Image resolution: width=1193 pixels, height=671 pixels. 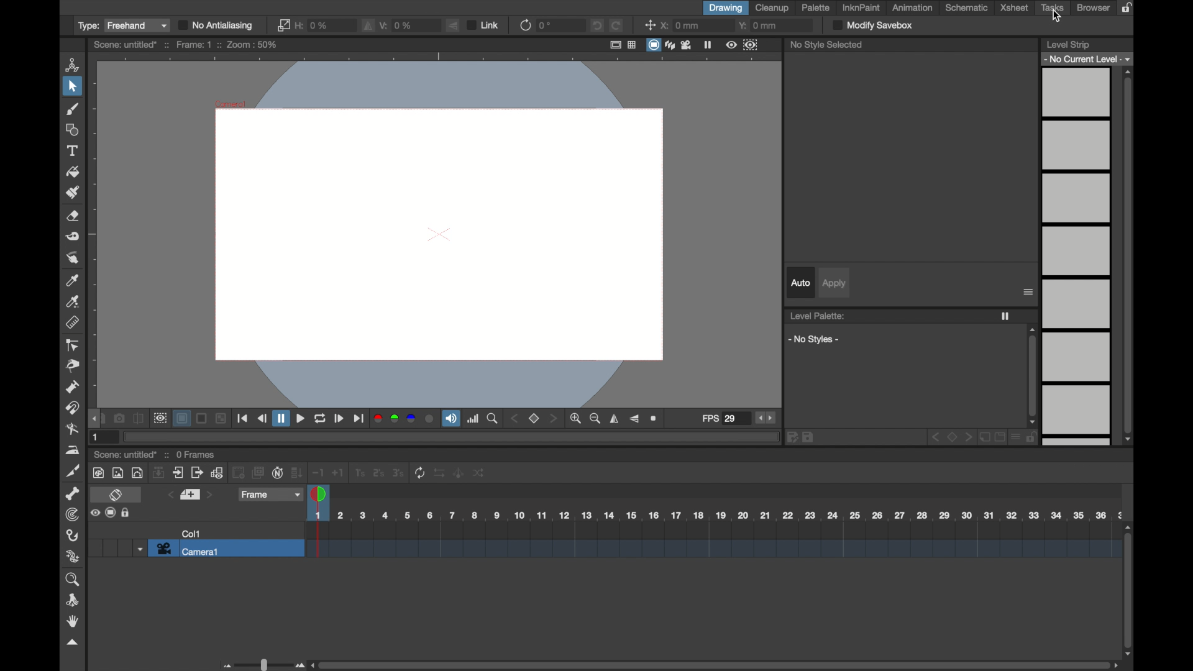 I want to click on animation, so click(x=911, y=7).